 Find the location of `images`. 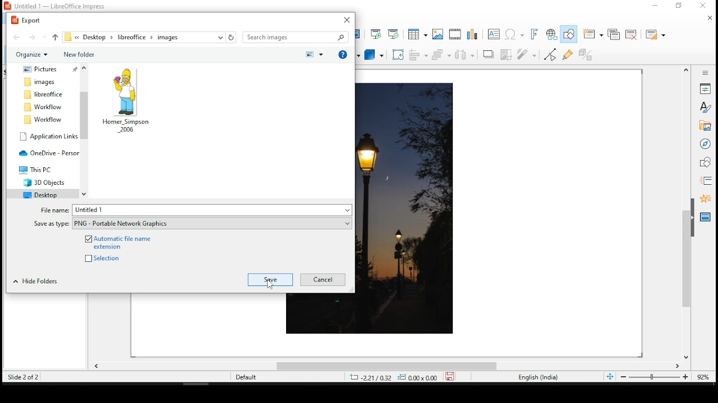

images is located at coordinates (437, 33).